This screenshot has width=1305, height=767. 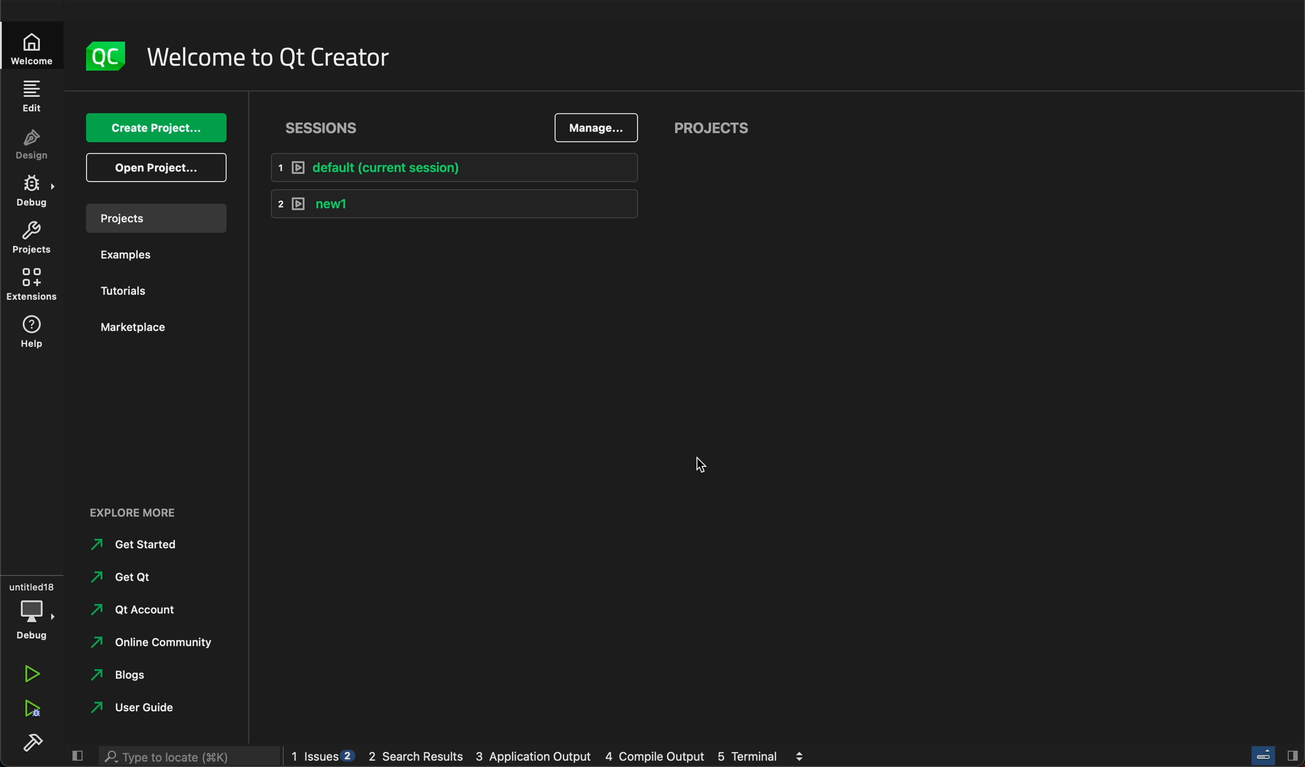 I want to click on get Qt, so click(x=149, y=578).